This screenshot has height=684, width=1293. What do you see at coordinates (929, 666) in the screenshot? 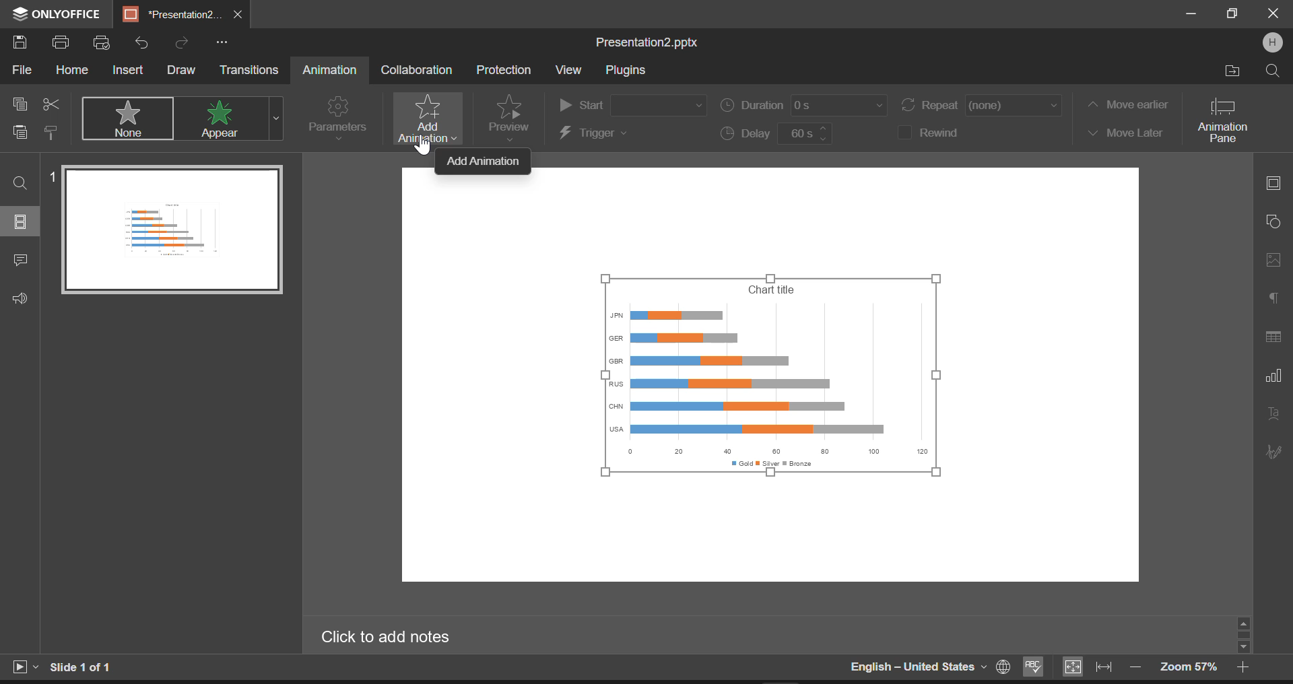
I see `English-United States` at bounding box center [929, 666].